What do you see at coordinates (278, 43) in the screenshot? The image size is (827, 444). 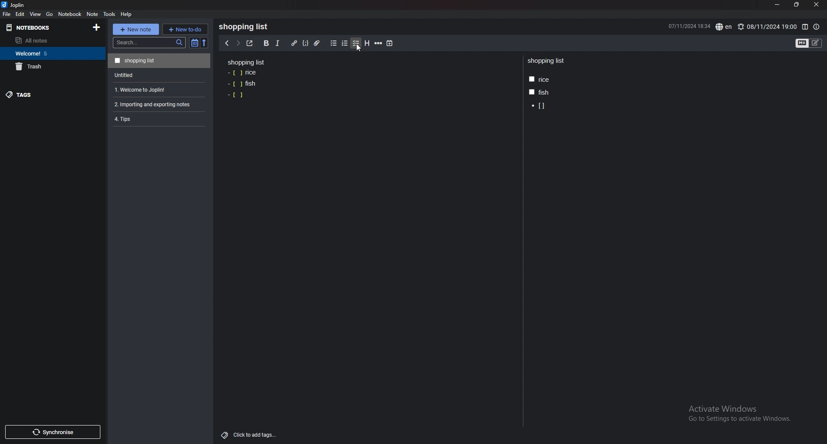 I see `italic` at bounding box center [278, 43].